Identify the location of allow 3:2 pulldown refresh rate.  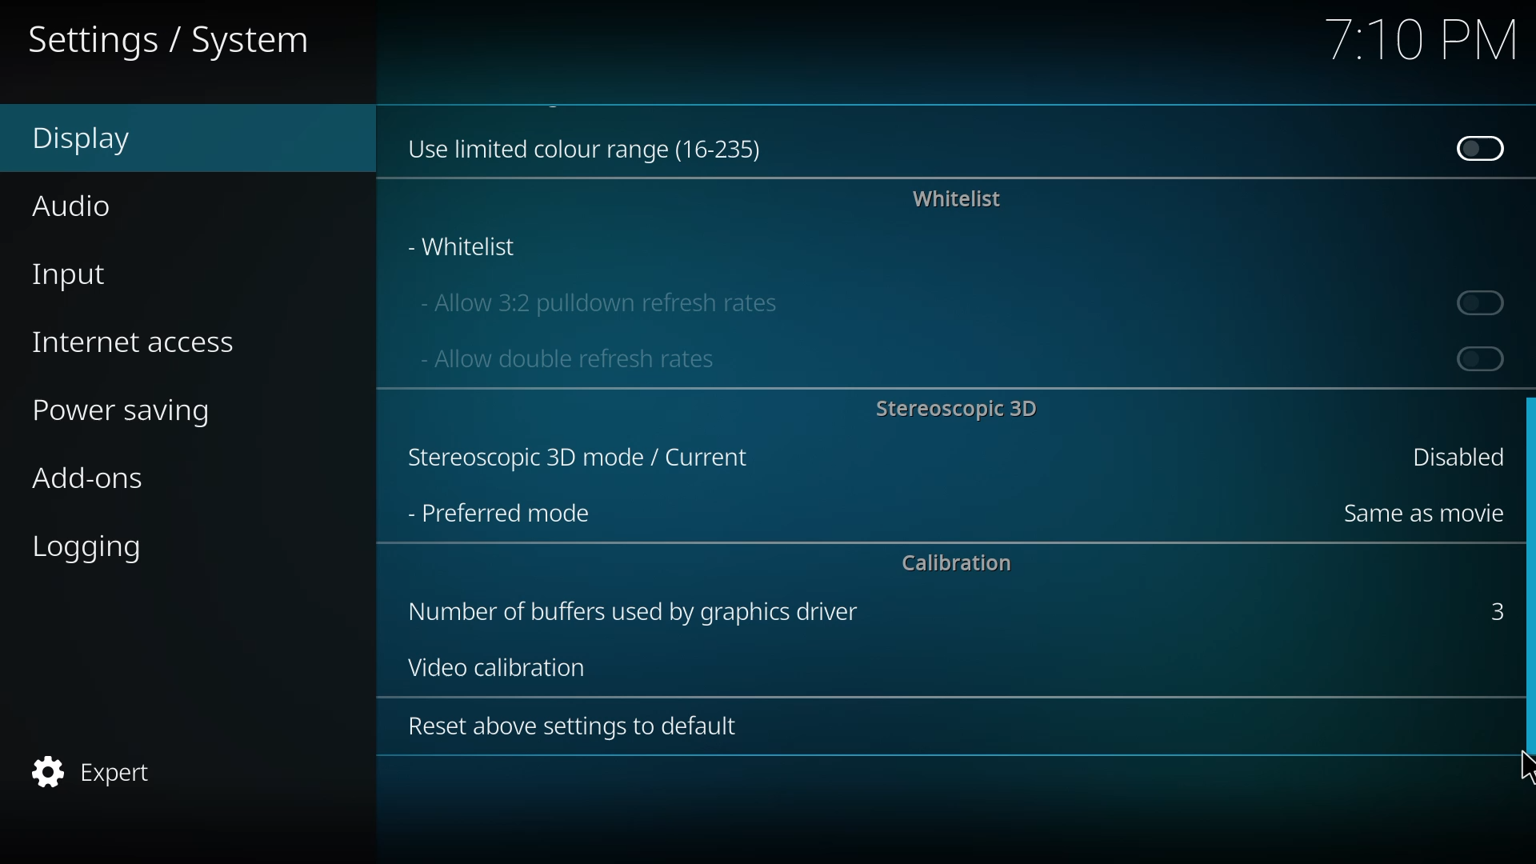
(597, 299).